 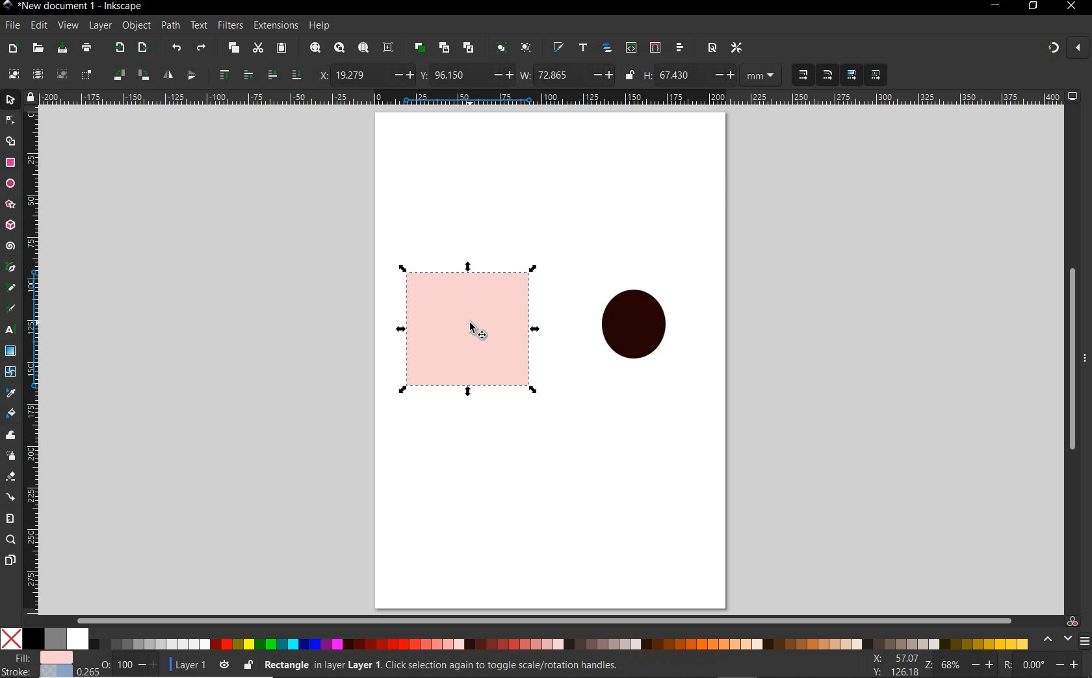 I want to click on select all in all layers, so click(x=35, y=73).